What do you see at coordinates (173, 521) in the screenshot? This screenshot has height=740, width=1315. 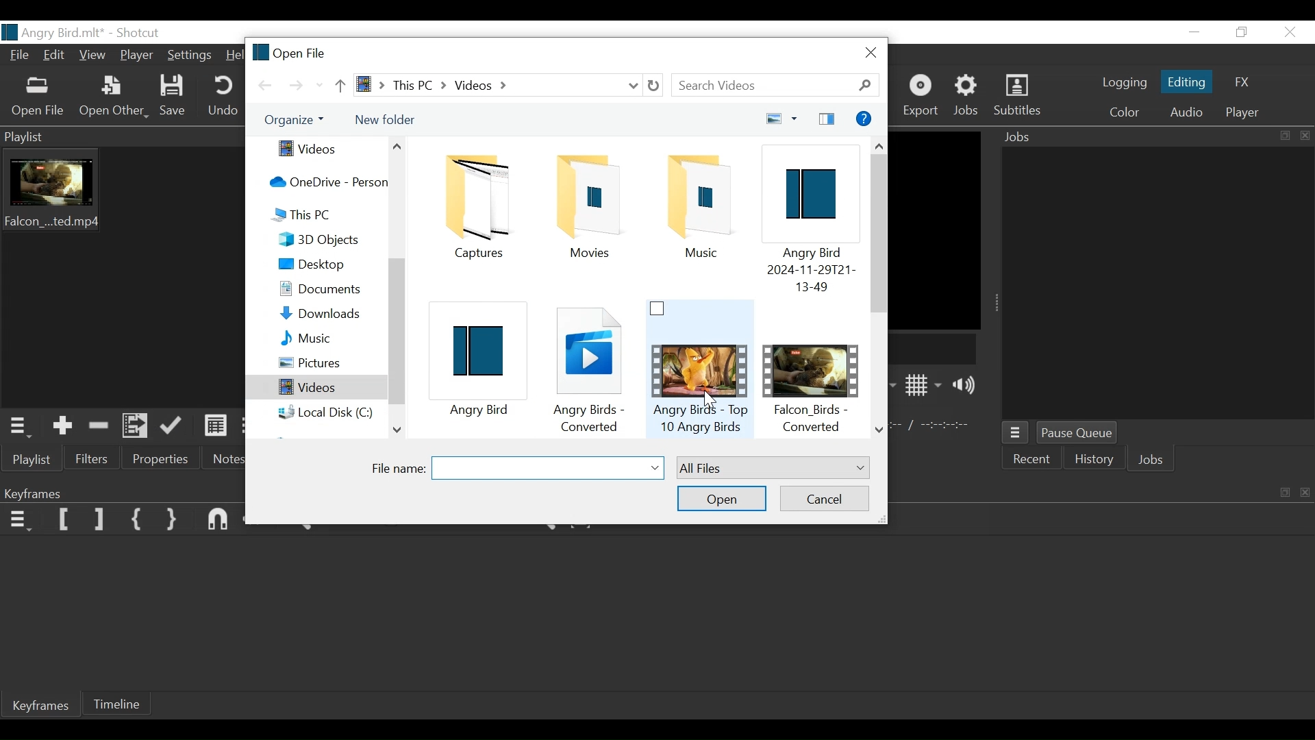 I see `Set Second Simple Keyframe` at bounding box center [173, 521].